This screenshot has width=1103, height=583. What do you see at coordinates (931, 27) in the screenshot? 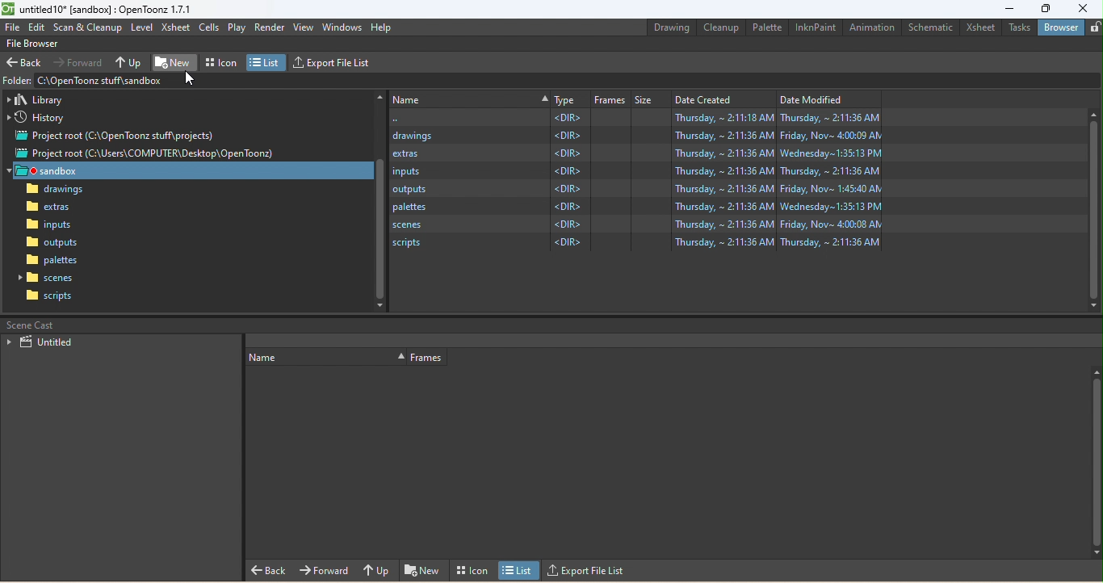
I see `Schematic` at bounding box center [931, 27].